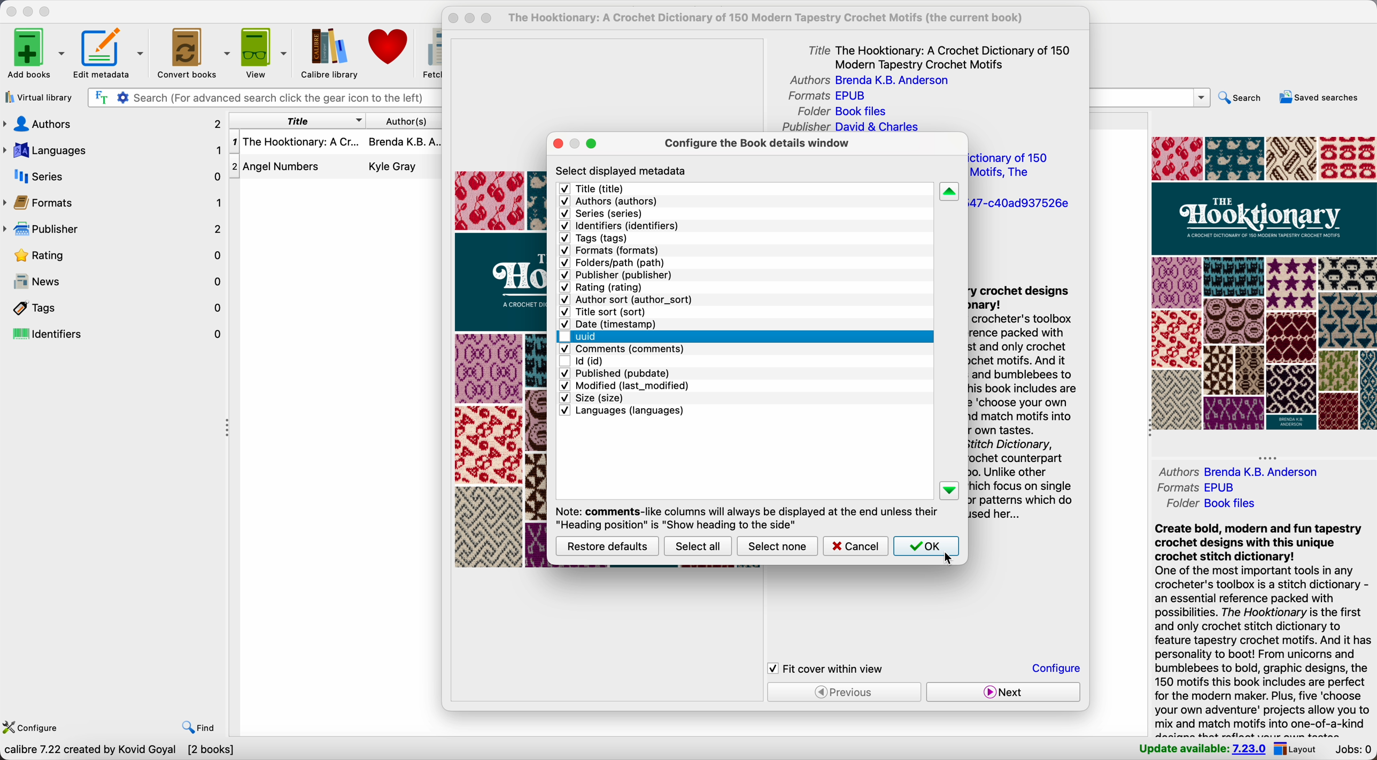 This screenshot has height=760, width=1377. What do you see at coordinates (1151, 97) in the screenshot?
I see `search bar` at bounding box center [1151, 97].